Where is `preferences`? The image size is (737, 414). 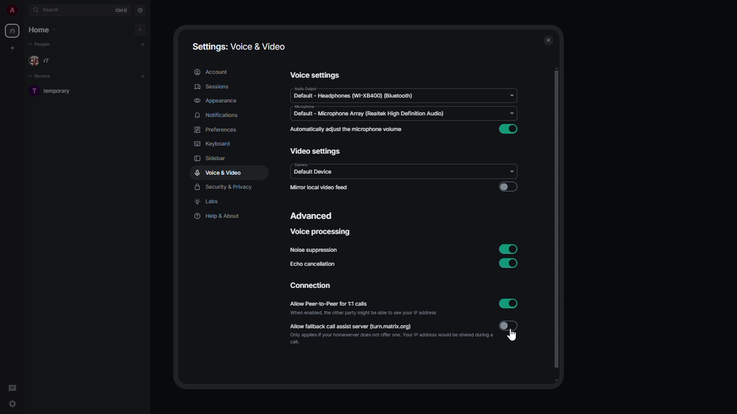
preferences is located at coordinates (219, 129).